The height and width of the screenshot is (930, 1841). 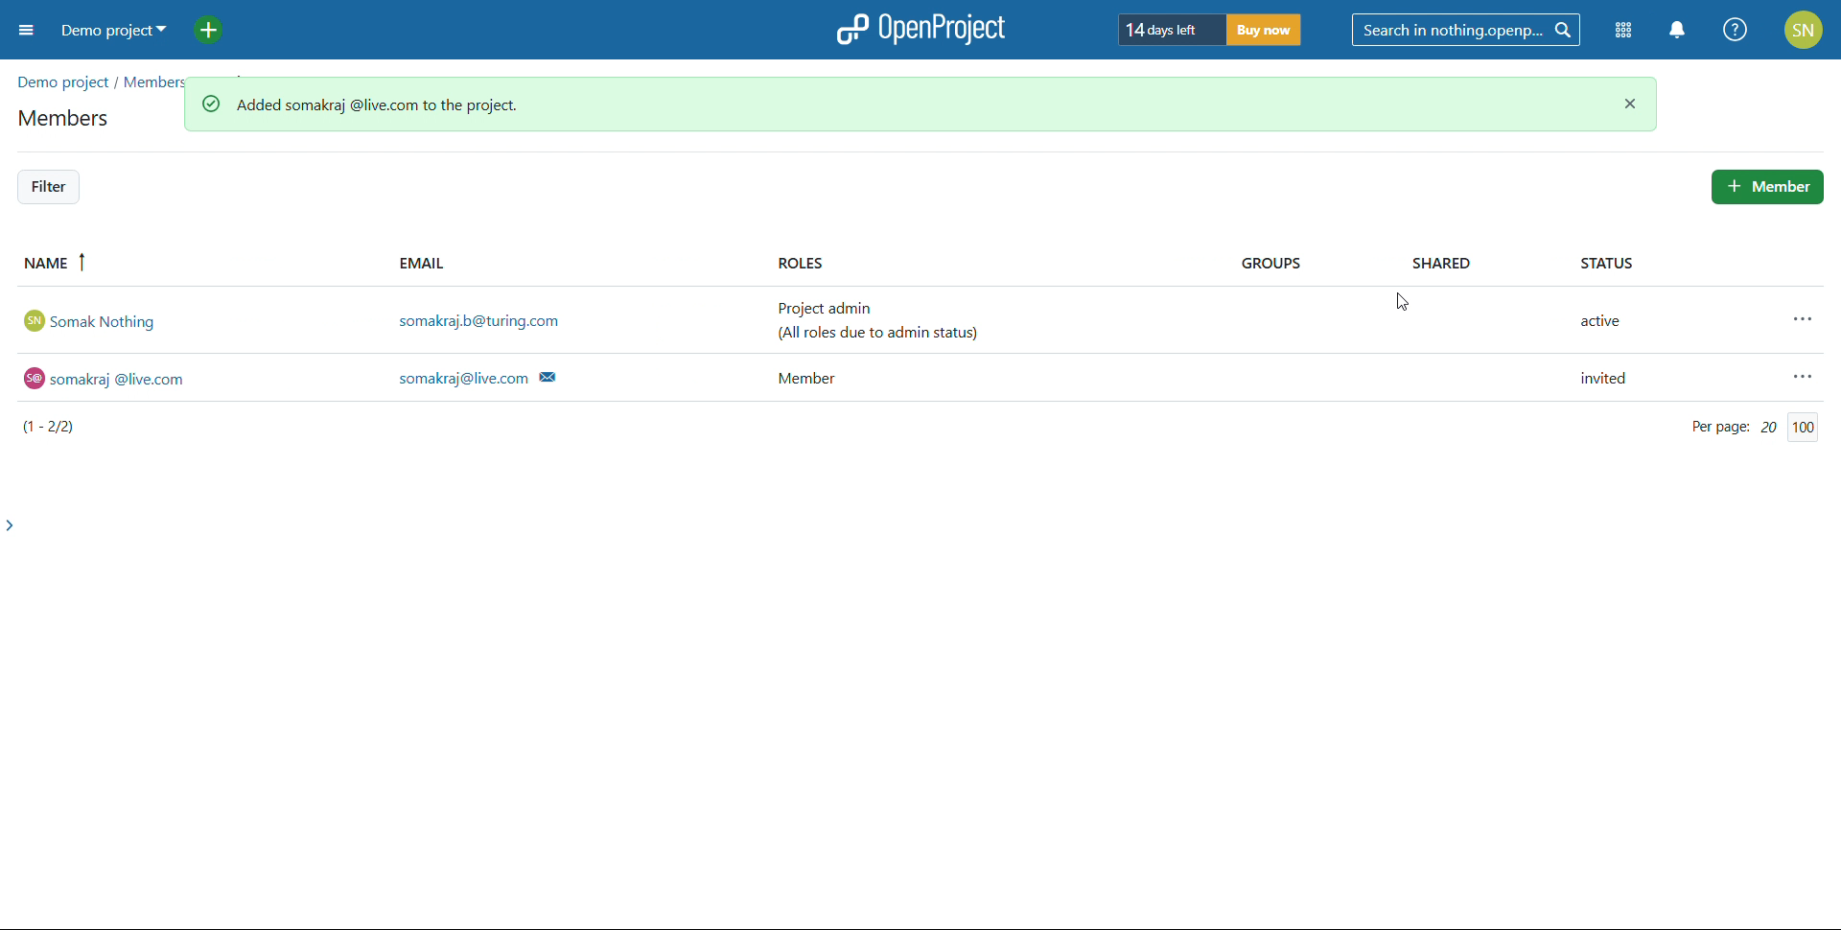 What do you see at coordinates (1171, 29) in the screenshot?
I see `days left of trial` at bounding box center [1171, 29].